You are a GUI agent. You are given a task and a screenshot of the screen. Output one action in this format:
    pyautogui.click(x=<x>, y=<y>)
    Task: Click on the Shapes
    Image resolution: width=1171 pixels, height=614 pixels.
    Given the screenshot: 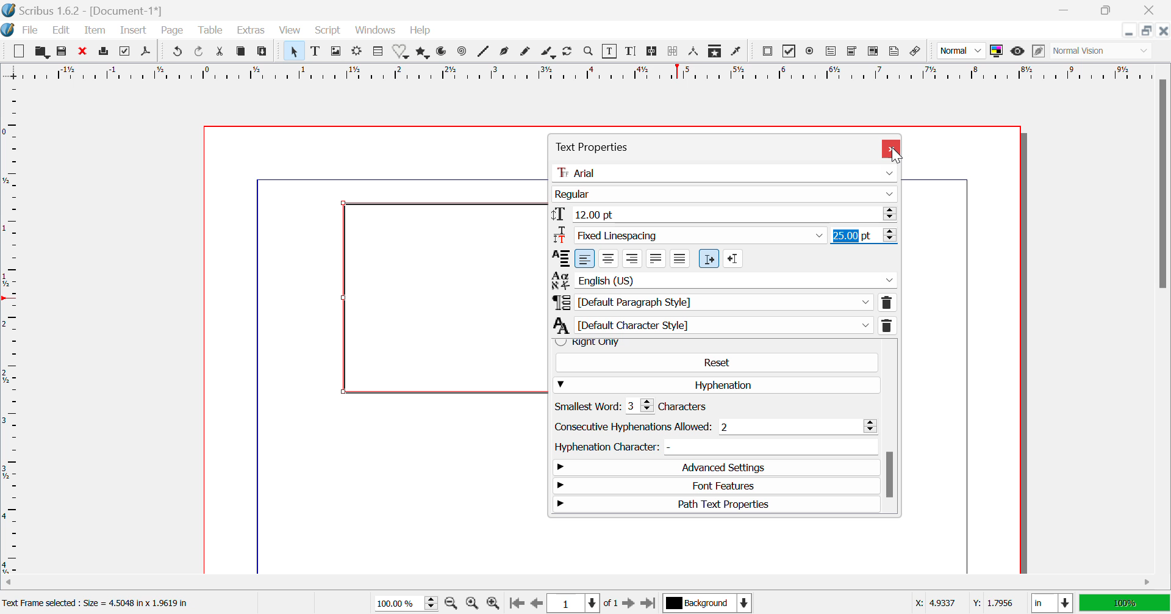 What is the action you would take?
    pyautogui.click(x=403, y=53)
    